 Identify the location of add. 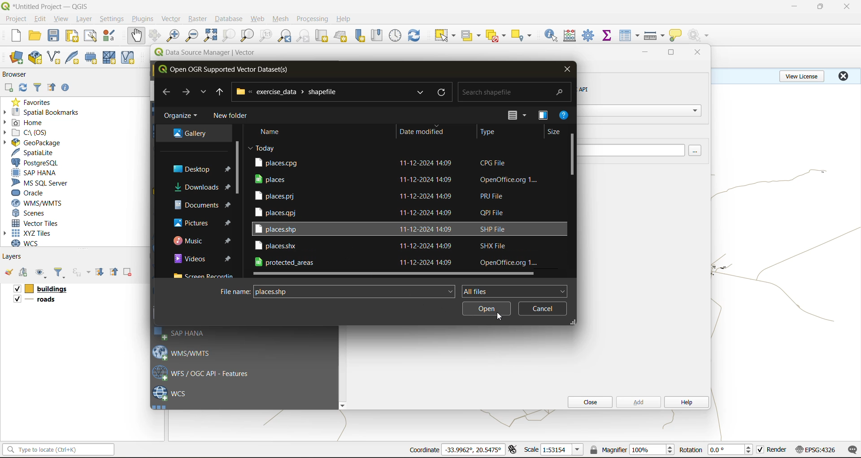
(25, 273).